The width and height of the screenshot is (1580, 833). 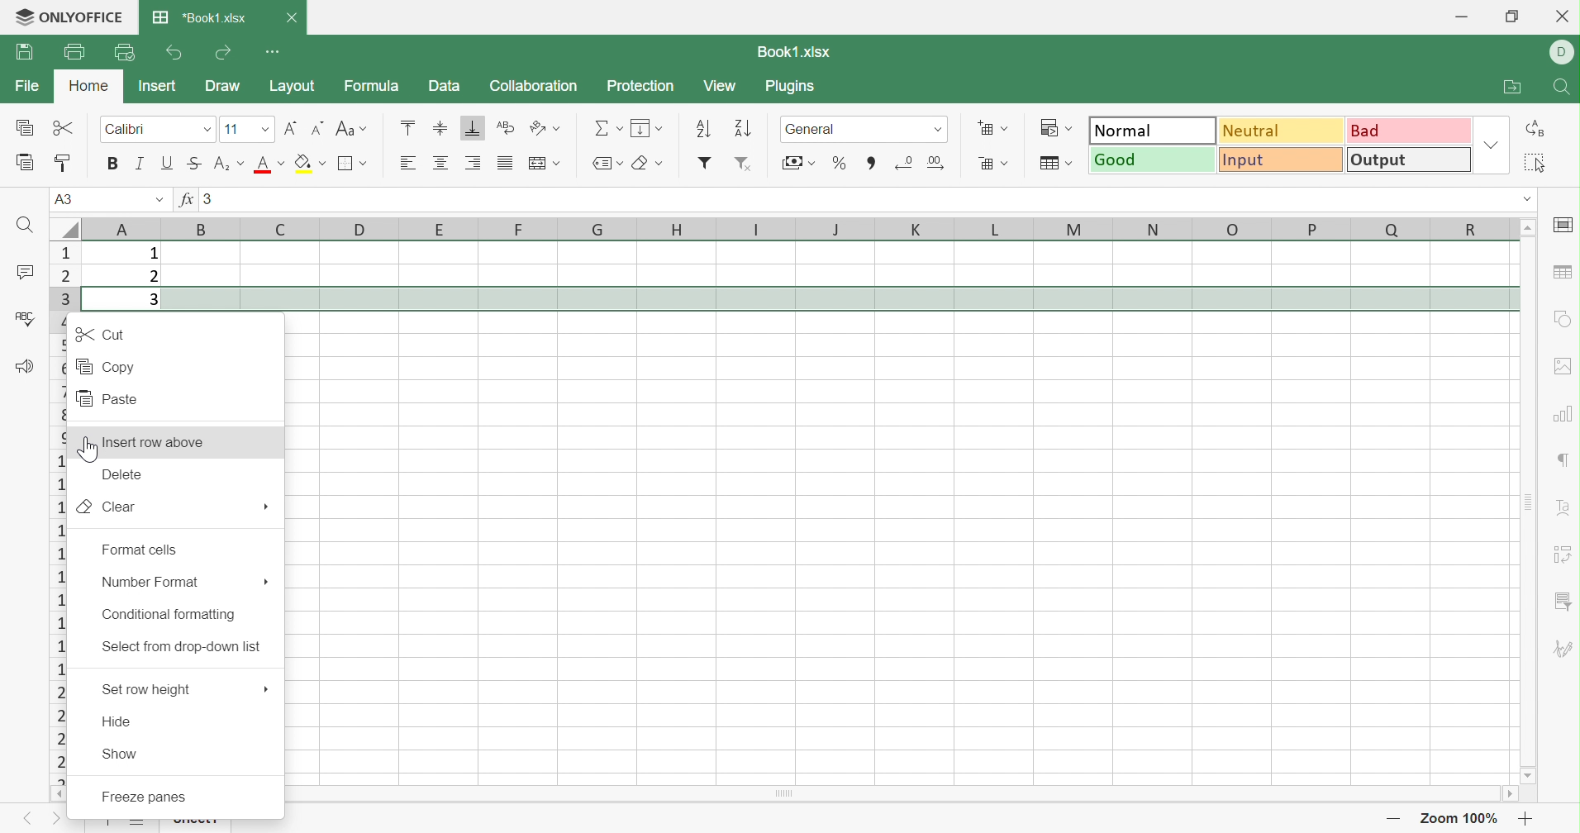 What do you see at coordinates (67, 198) in the screenshot?
I see `A3` at bounding box center [67, 198].